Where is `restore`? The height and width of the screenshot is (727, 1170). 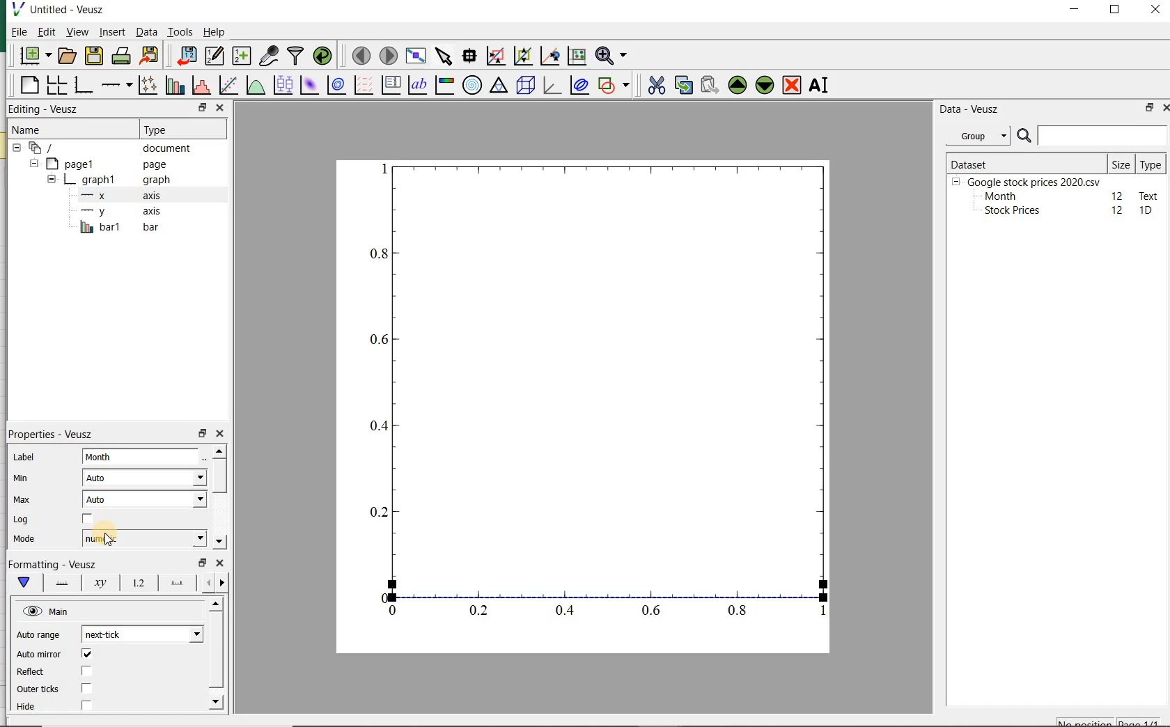
restore is located at coordinates (203, 108).